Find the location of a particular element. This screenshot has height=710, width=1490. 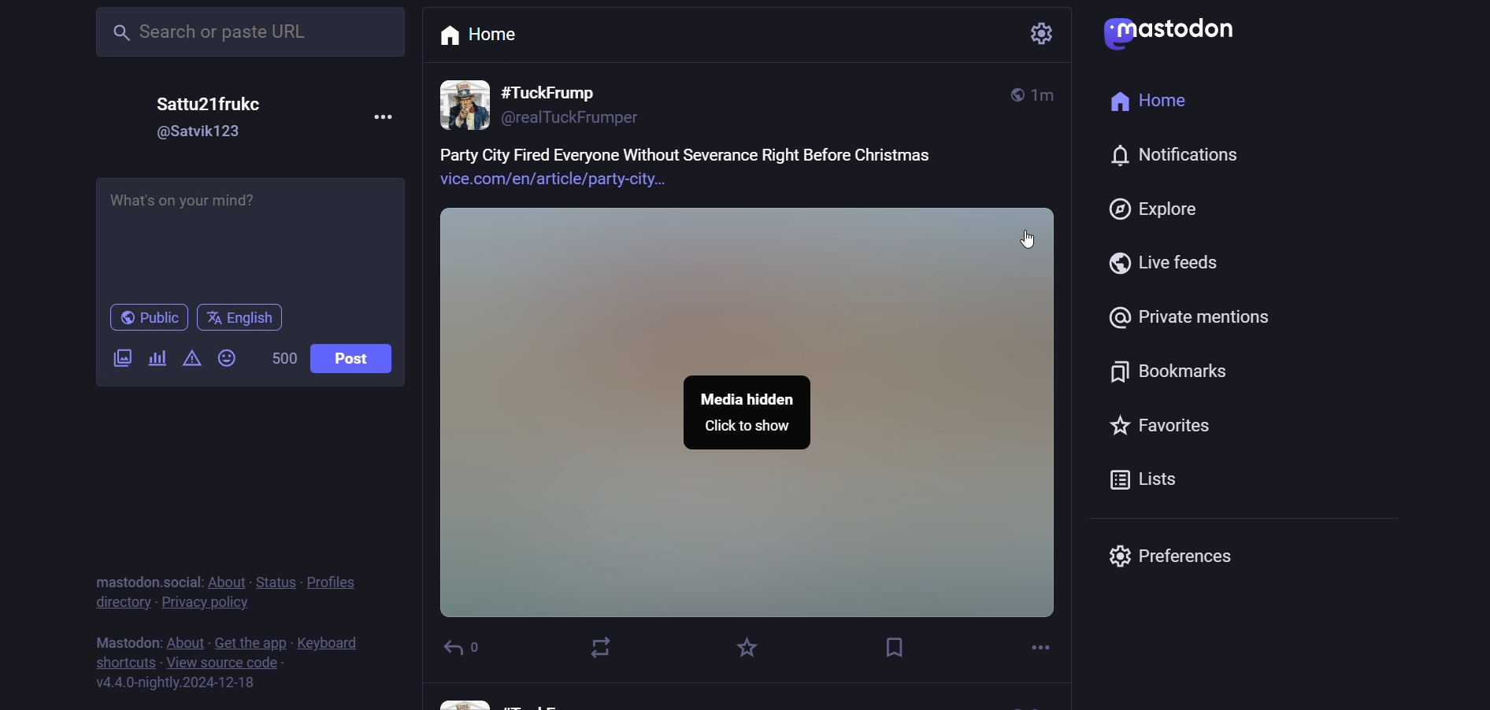

Live feeds is located at coordinates (1160, 265).